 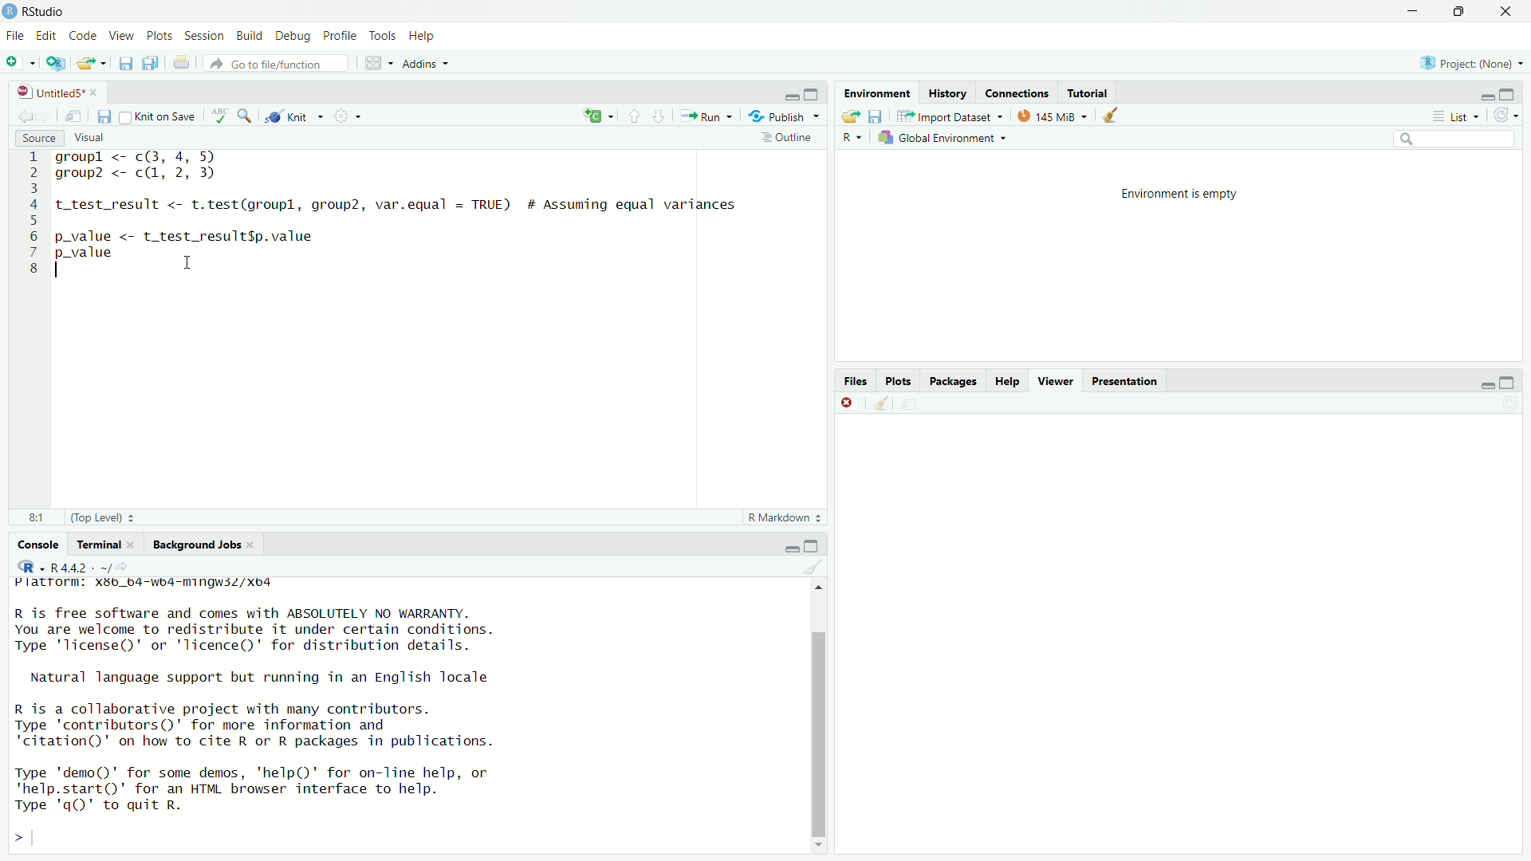 What do you see at coordinates (1486, 92) in the screenshot?
I see `minimise` at bounding box center [1486, 92].